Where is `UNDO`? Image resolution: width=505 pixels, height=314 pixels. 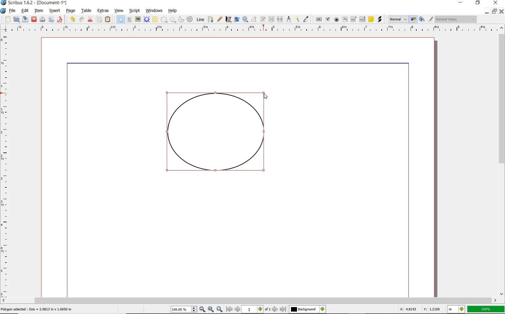 UNDO is located at coordinates (72, 19).